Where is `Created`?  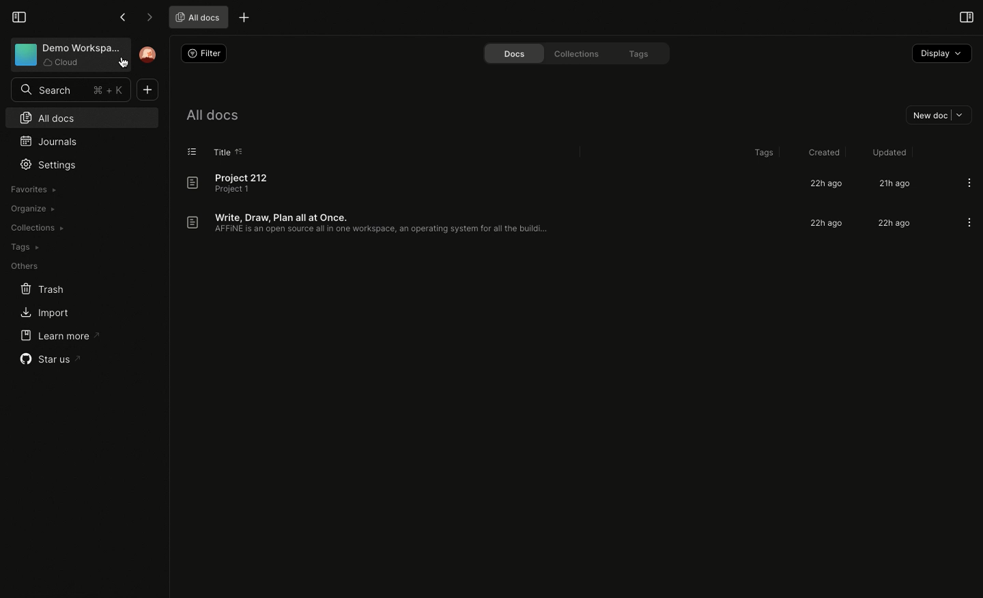
Created is located at coordinates (822, 150).